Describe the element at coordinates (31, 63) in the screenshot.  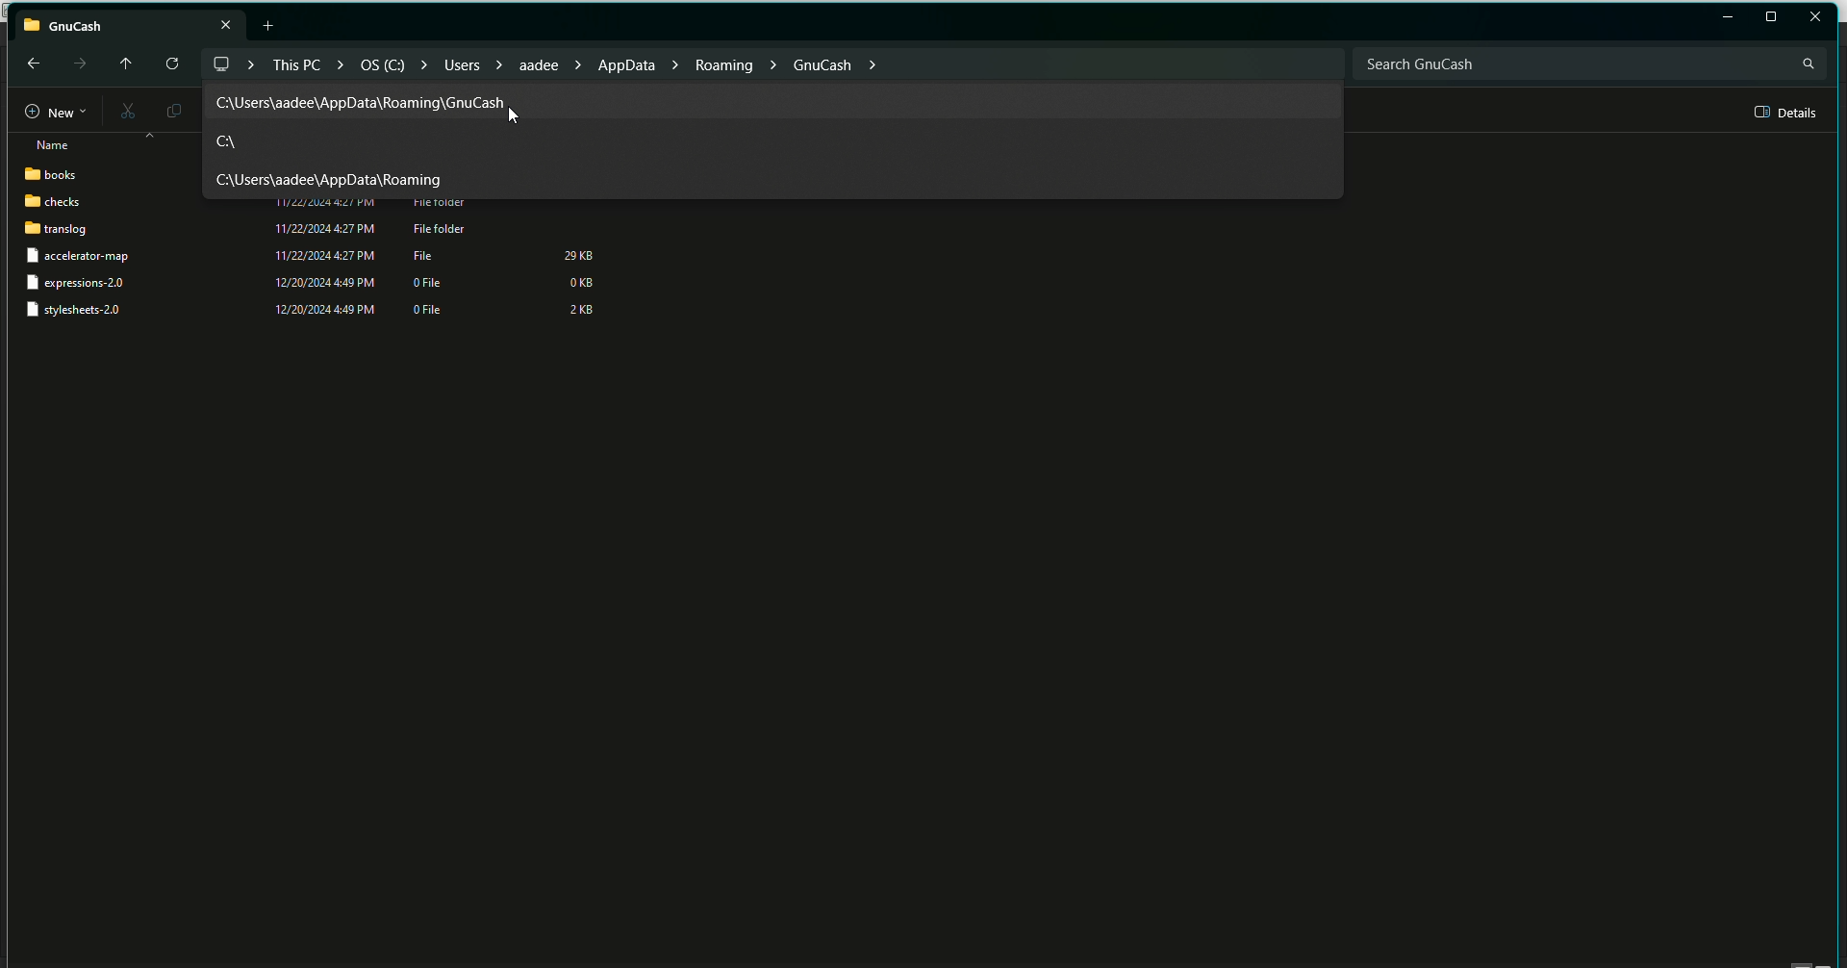
I see `back` at that location.